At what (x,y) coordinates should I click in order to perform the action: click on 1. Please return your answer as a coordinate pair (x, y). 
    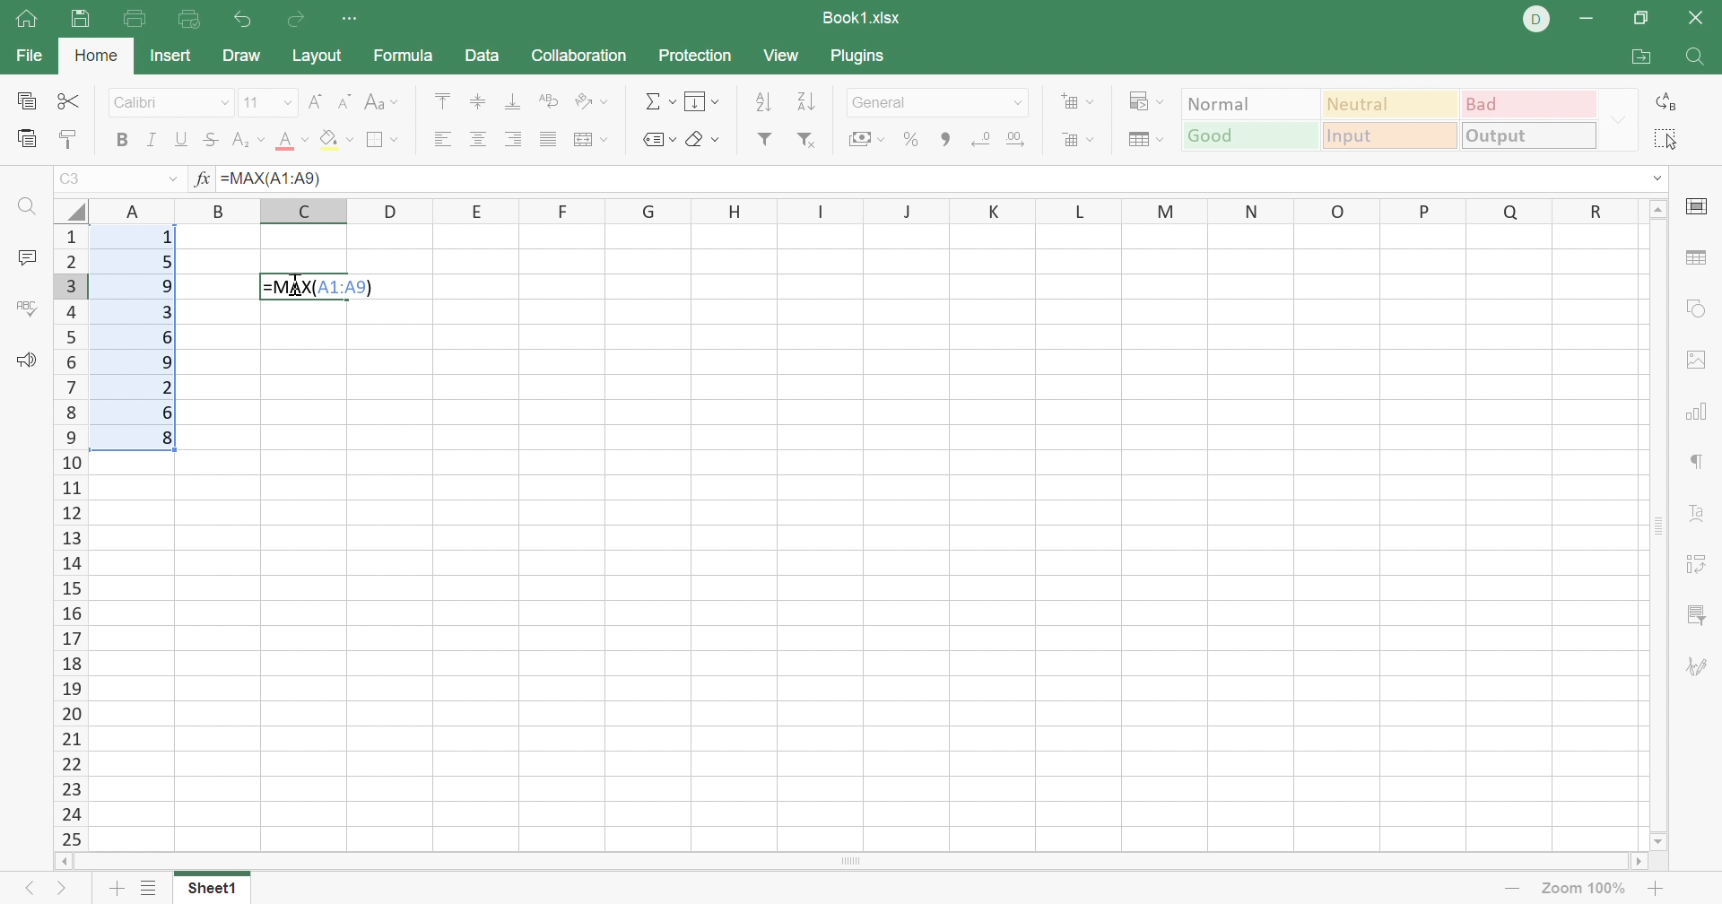
    Looking at the image, I should click on (168, 239).